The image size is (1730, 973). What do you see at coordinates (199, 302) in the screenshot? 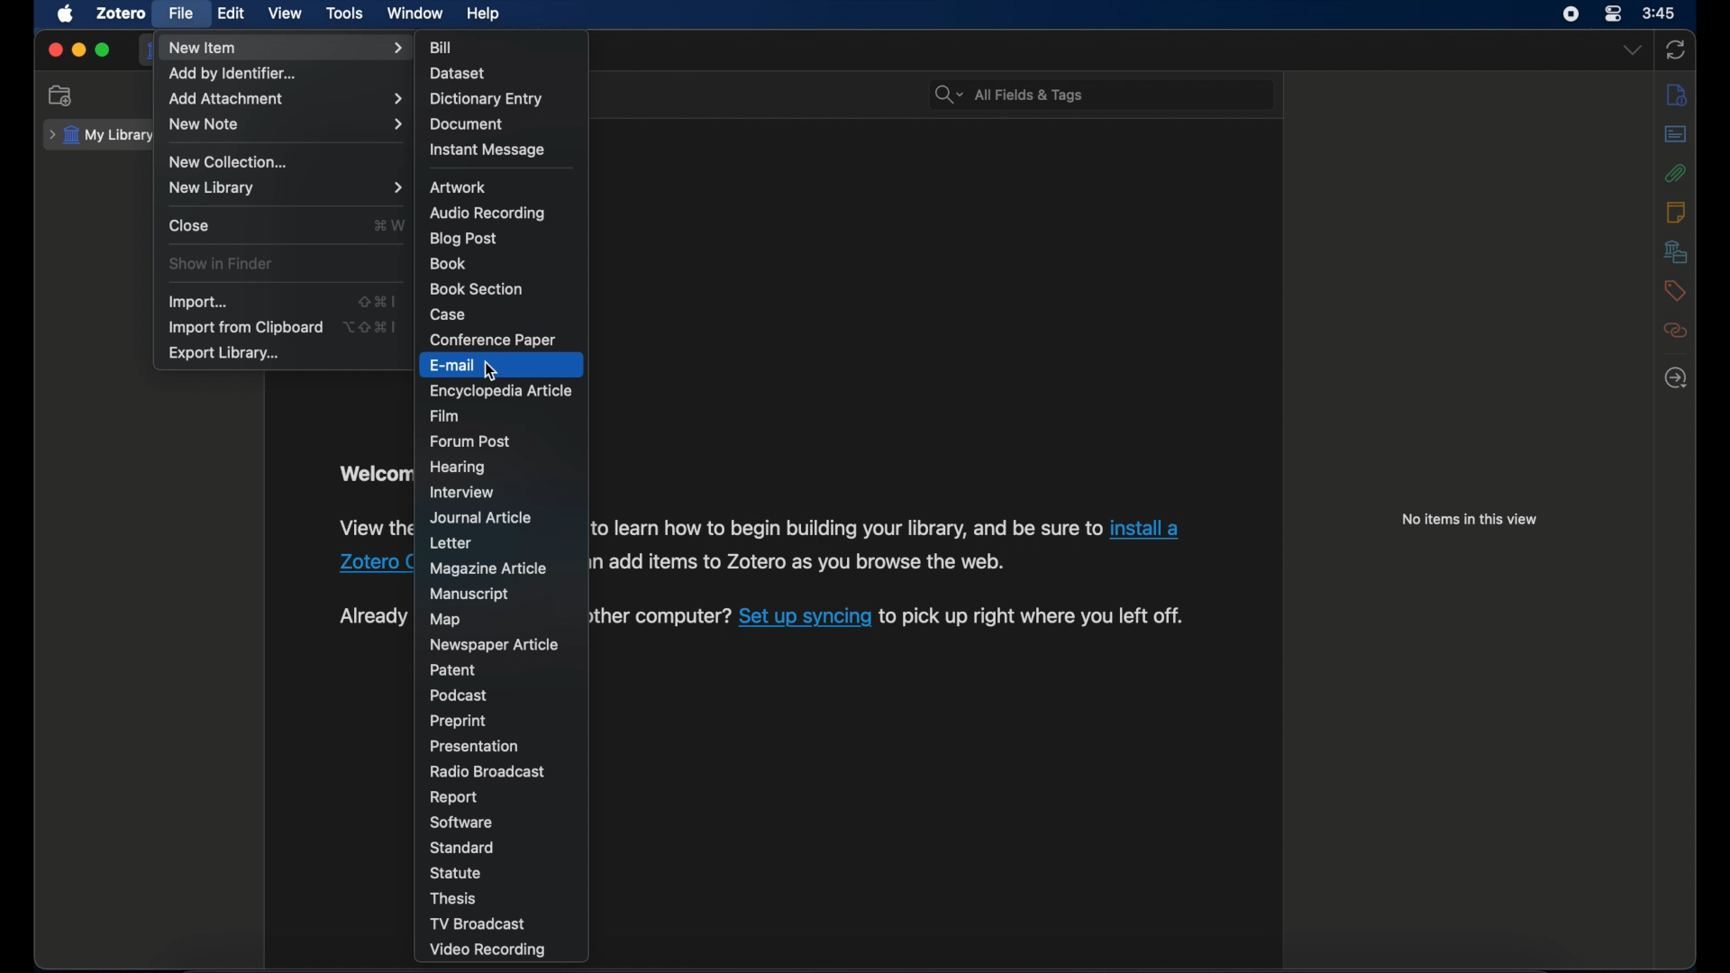
I see `import` at bounding box center [199, 302].